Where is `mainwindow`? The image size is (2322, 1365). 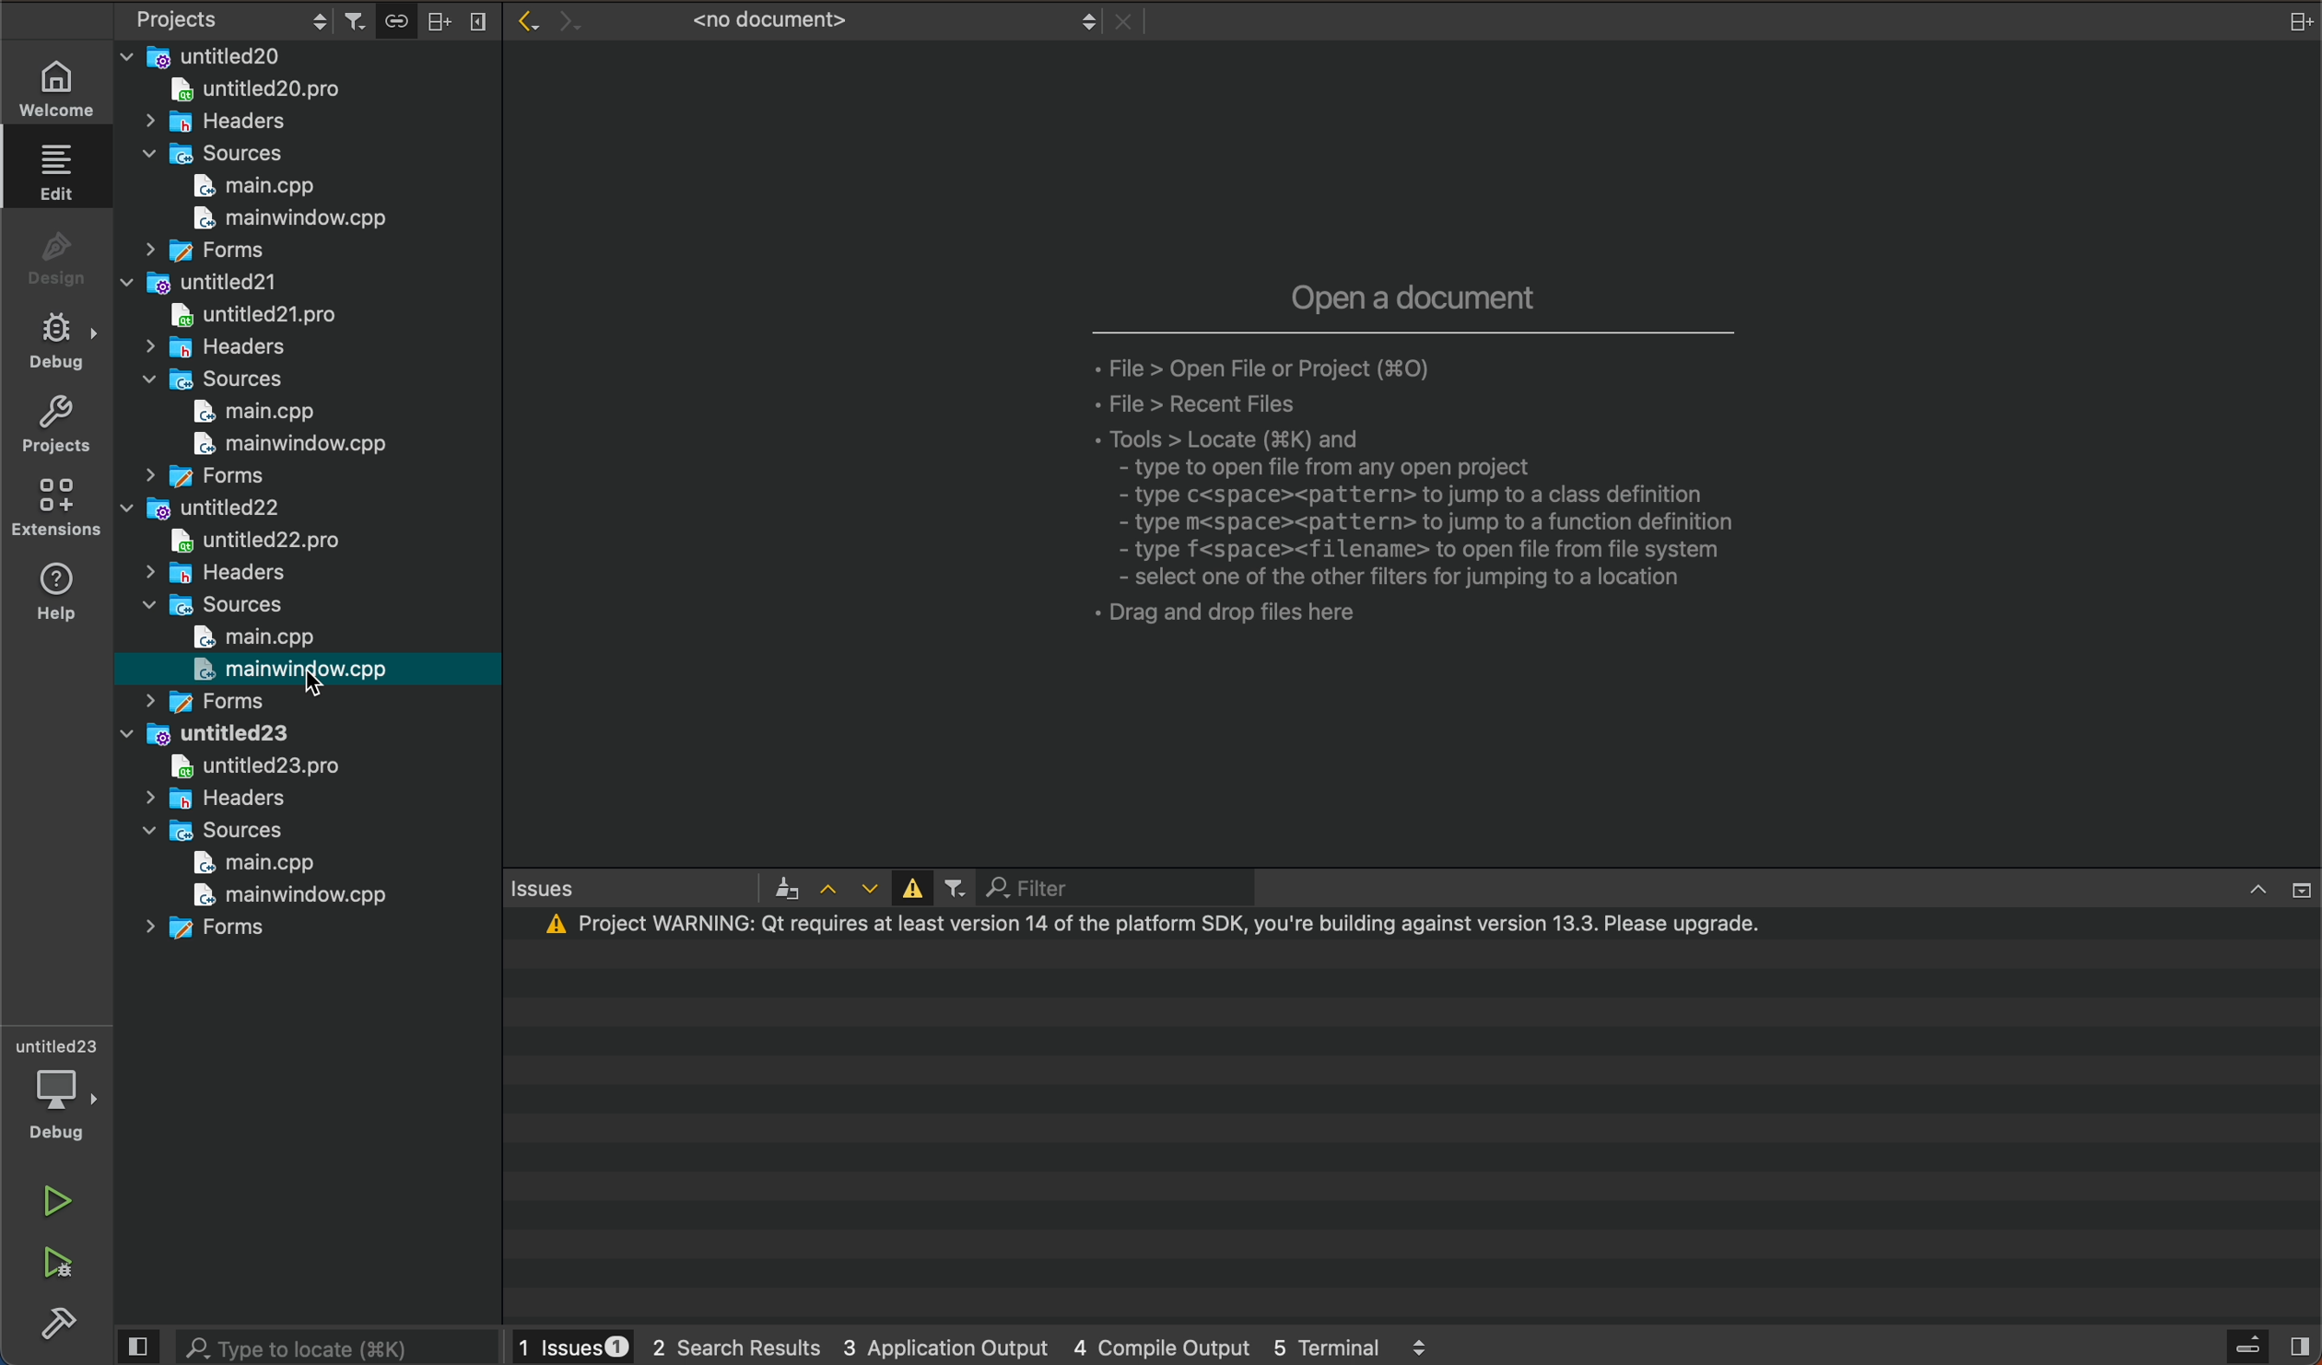 mainwindow is located at coordinates (276, 446).